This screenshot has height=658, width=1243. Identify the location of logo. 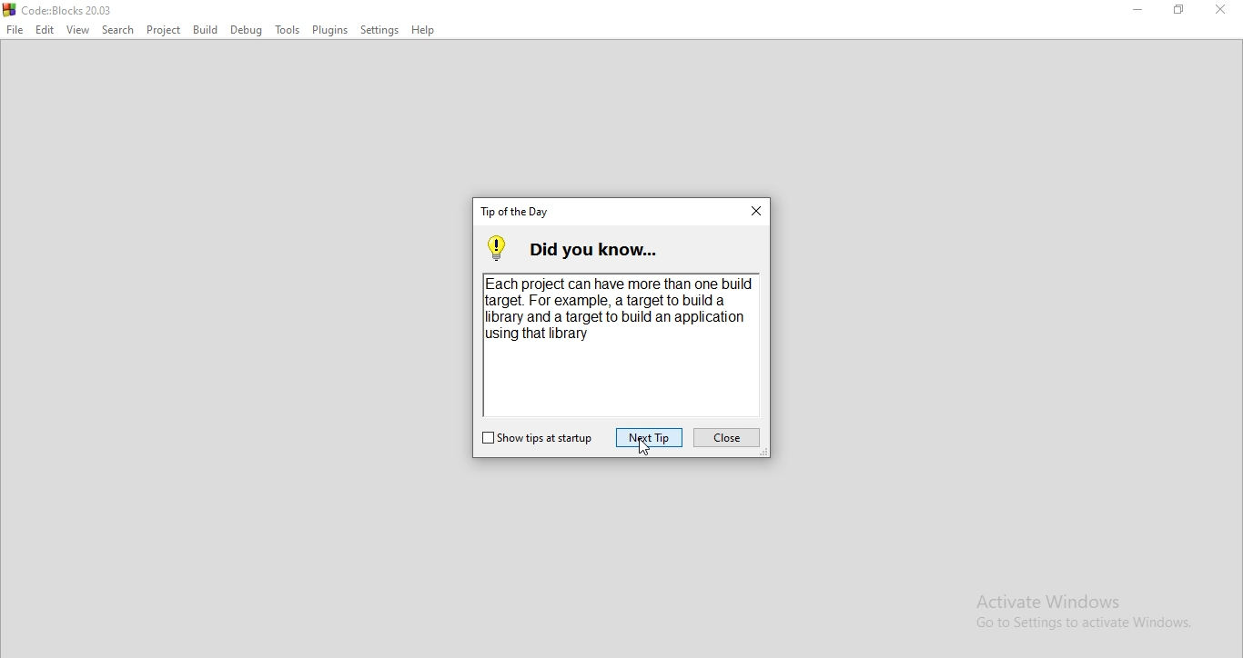
(58, 8).